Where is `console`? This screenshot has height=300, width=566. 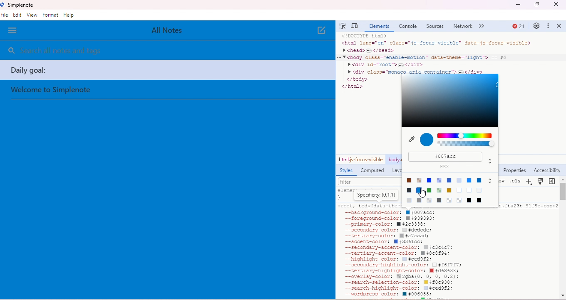 console is located at coordinates (408, 26).